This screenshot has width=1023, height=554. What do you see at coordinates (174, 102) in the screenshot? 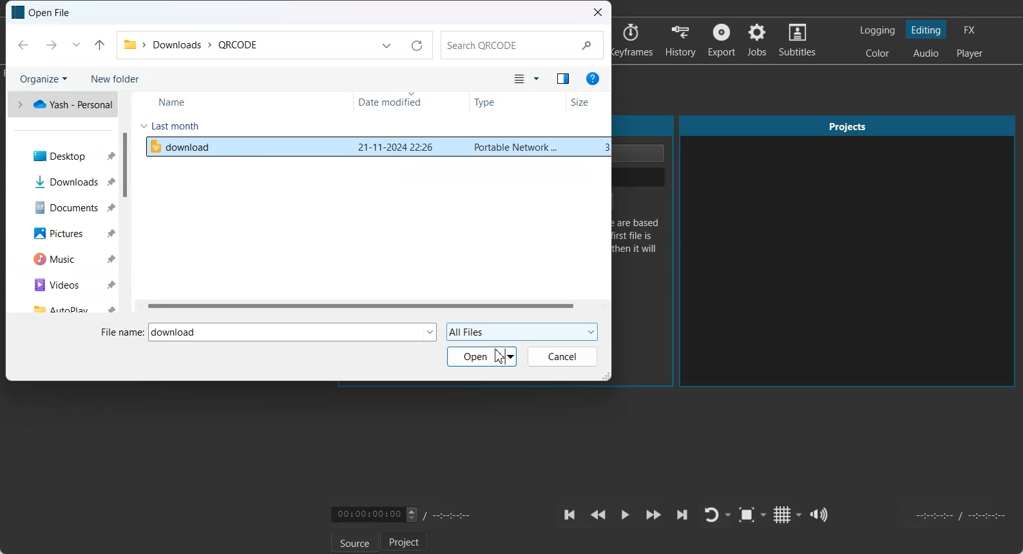
I see `Name` at bounding box center [174, 102].